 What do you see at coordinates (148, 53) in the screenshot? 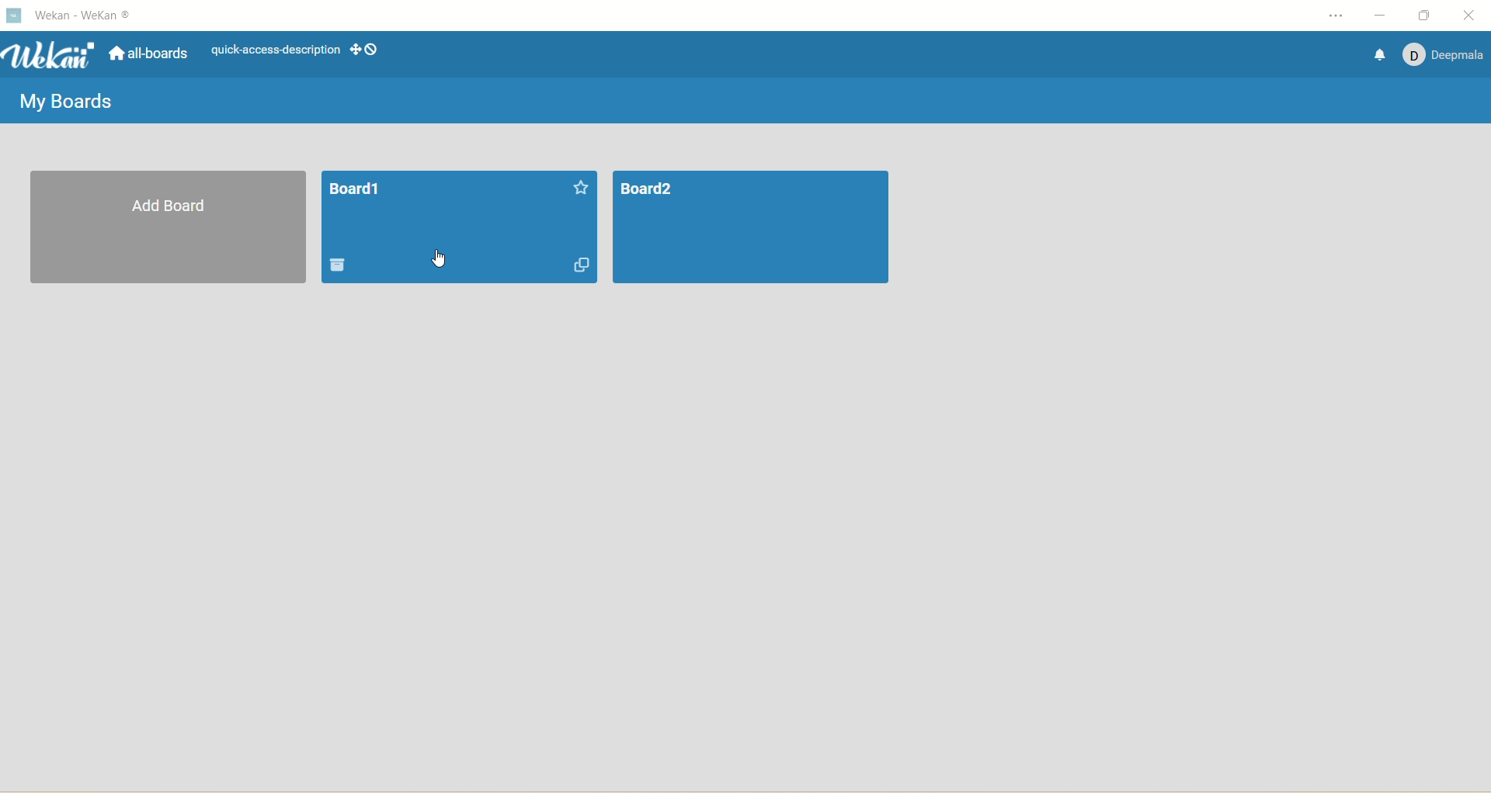
I see `all boards` at bounding box center [148, 53].